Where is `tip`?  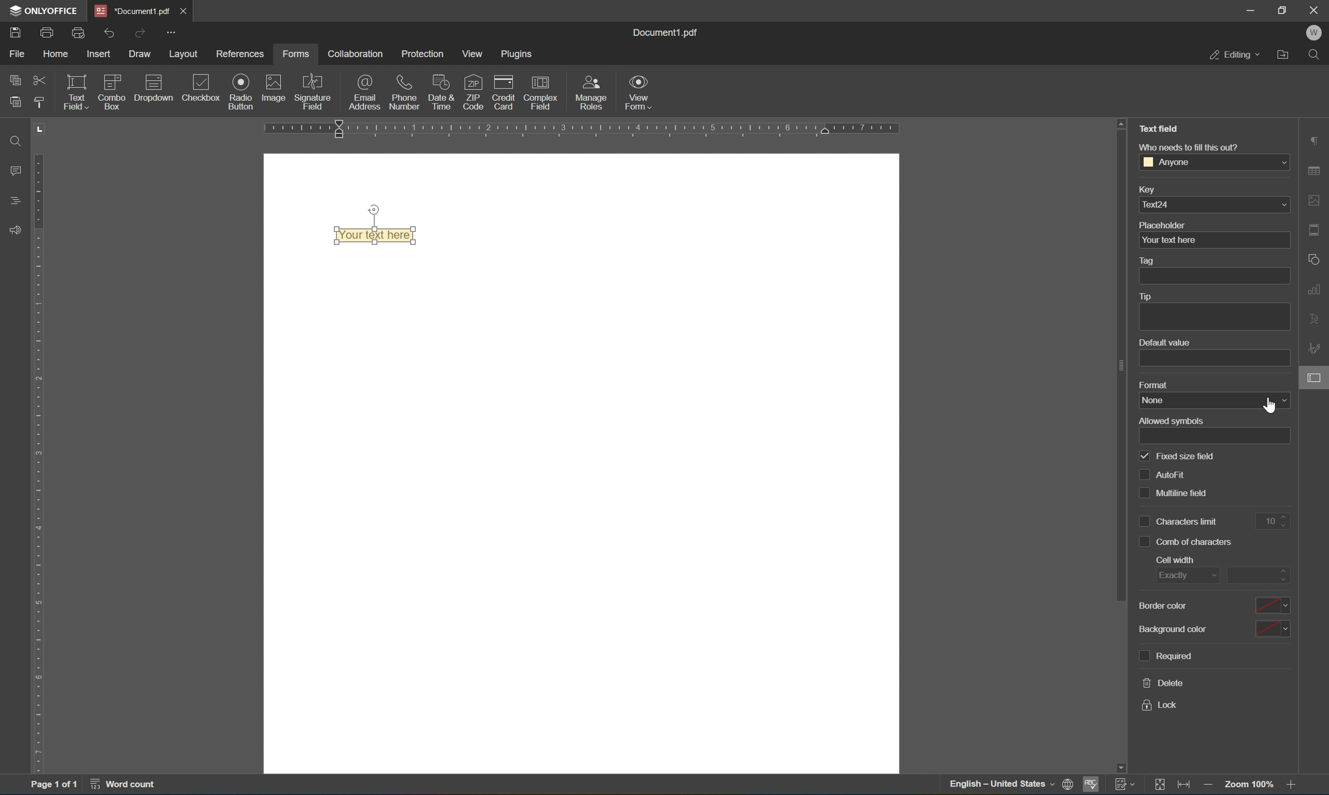 tip is located at coordinates (1144, 296).